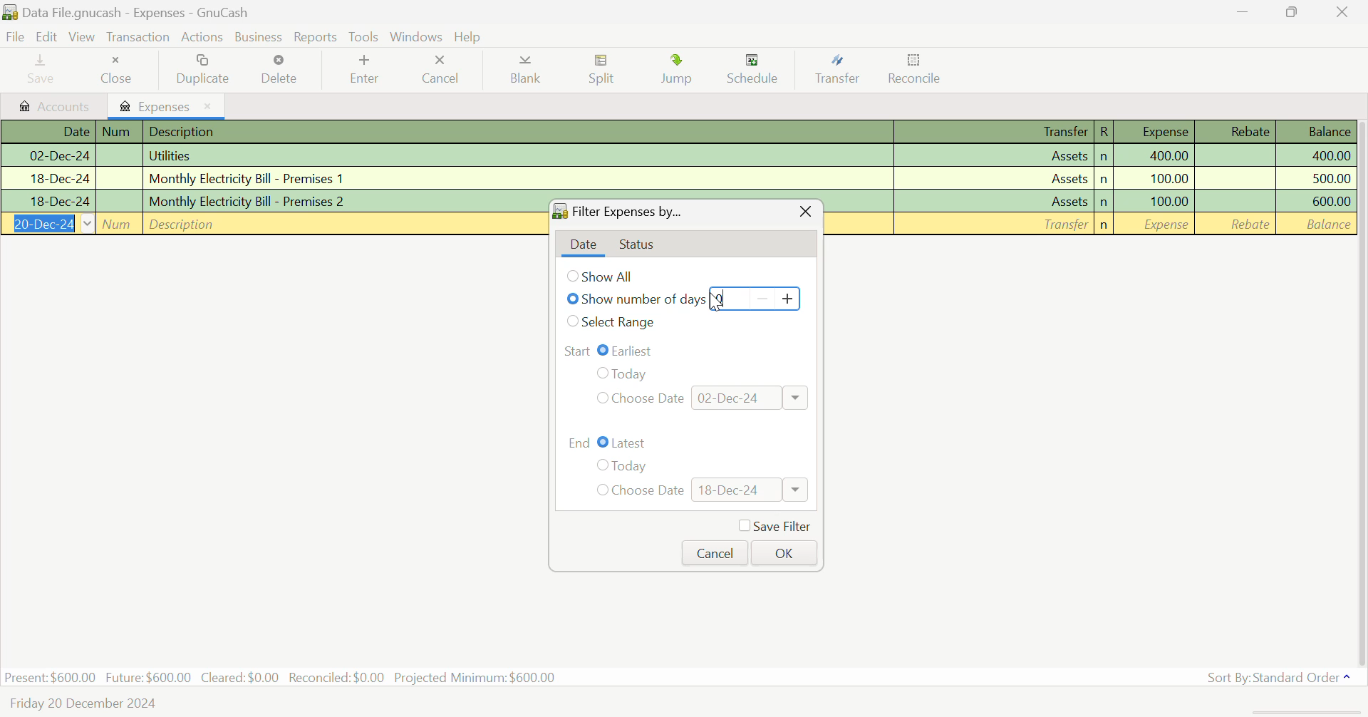 The image size is (1368, 717). Describe the element at coordinates (774, 525) in the screenshot. I see `Save Filter Checkbox` at that location.